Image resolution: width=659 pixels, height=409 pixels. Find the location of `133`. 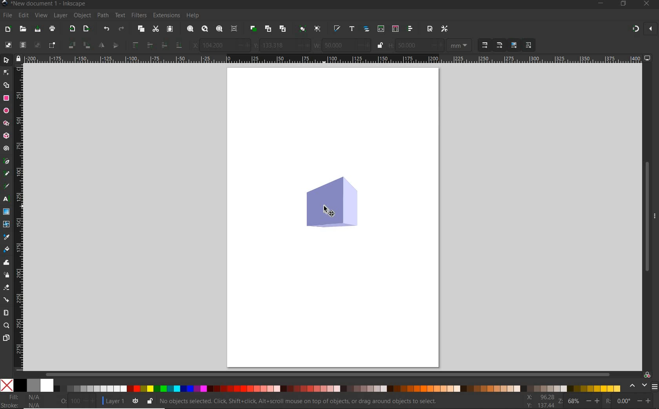

133 is located at coordinates (277, 45).